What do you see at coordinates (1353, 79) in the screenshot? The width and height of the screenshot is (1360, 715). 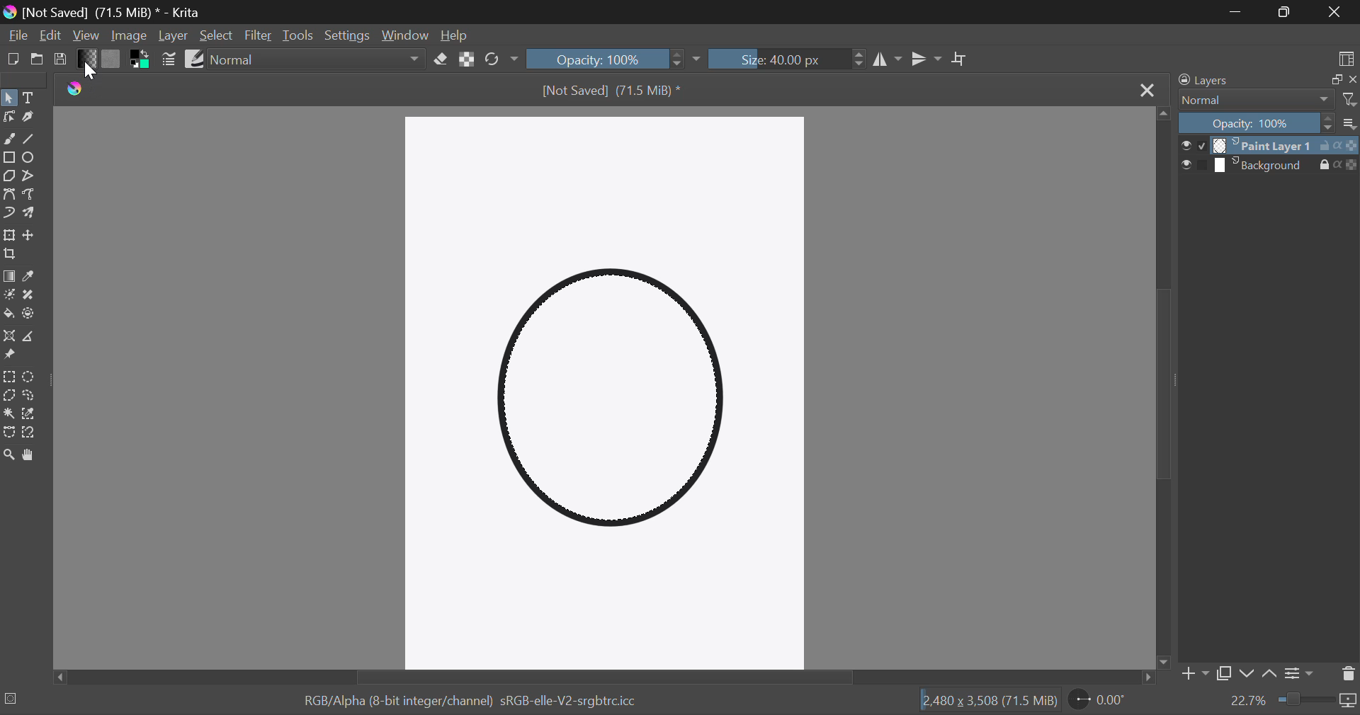 I see `close` at bounding box center [1353, 79].